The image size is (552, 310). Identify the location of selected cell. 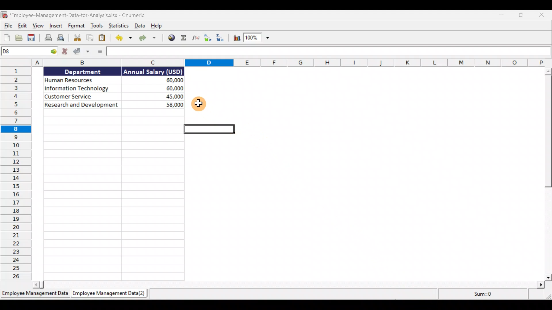
(210, 130).